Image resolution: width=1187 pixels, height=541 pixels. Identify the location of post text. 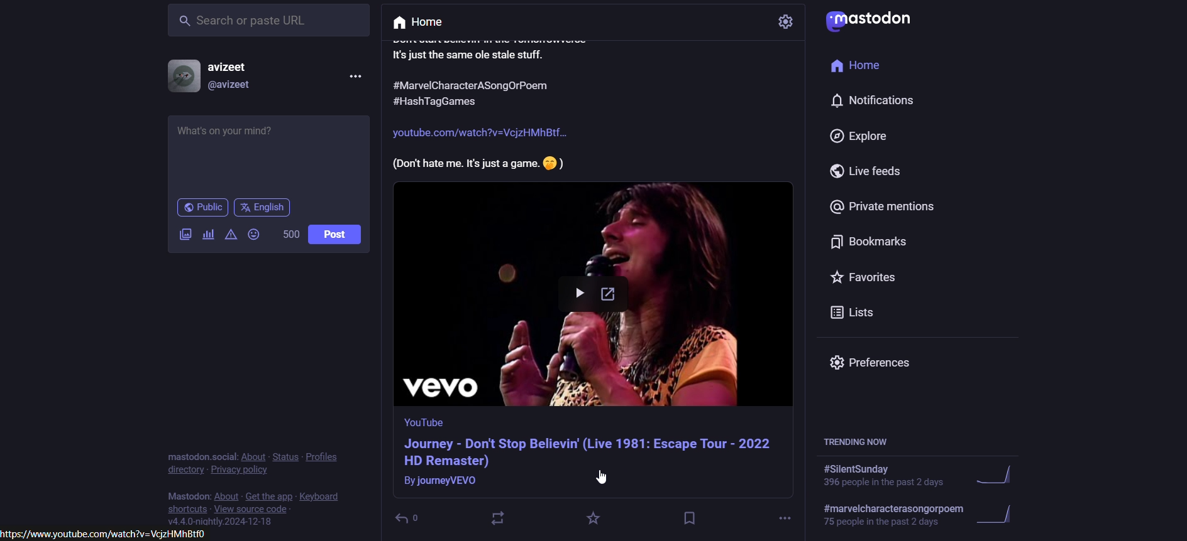
(497, 50).